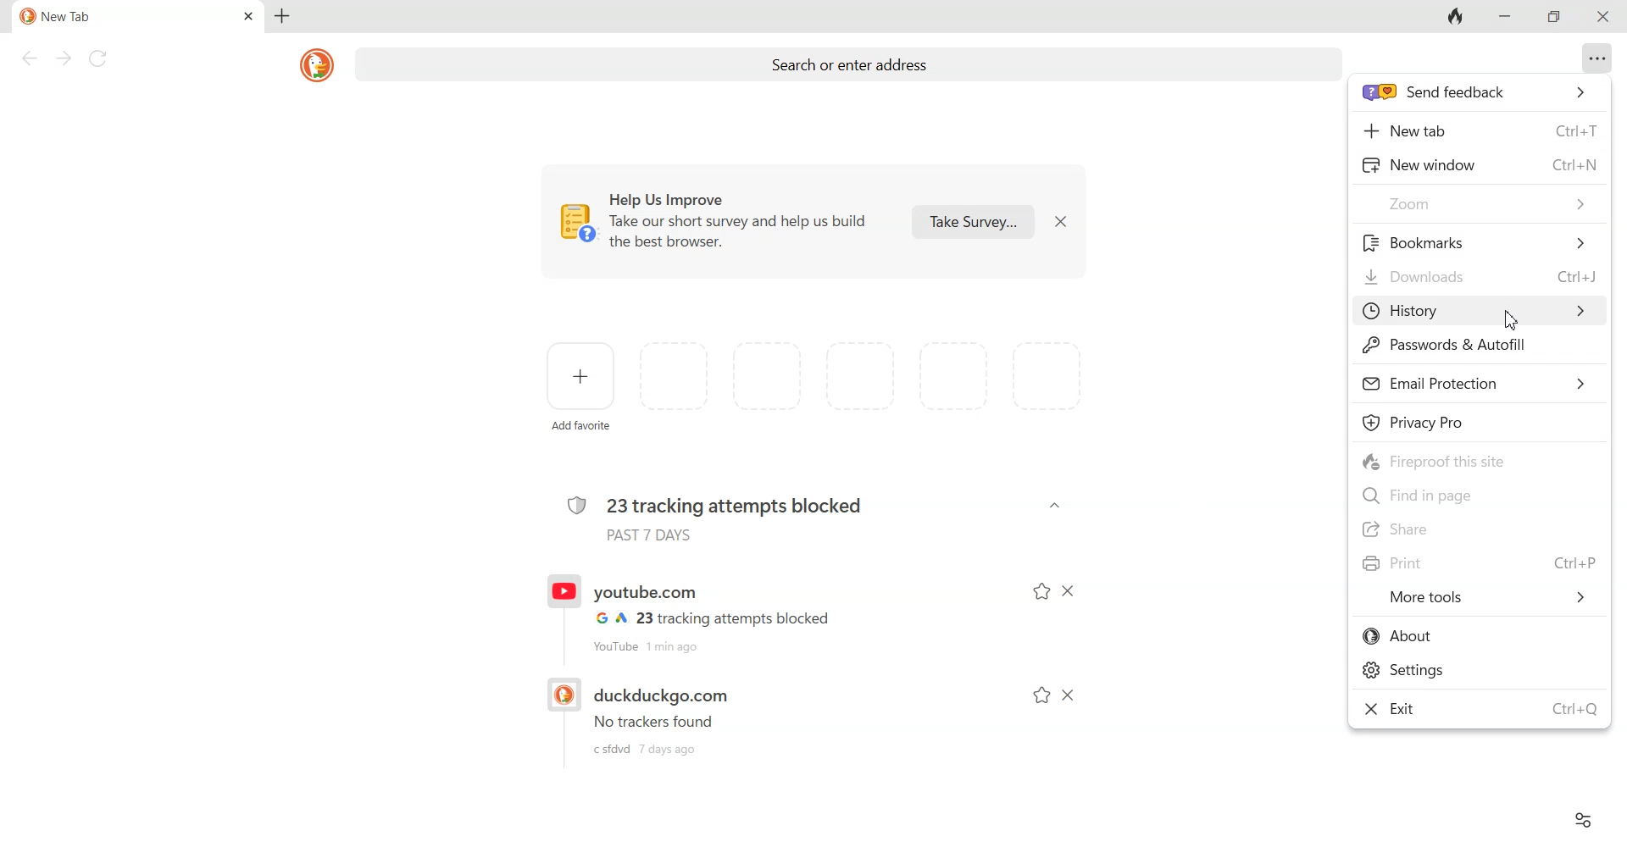 Image resolution: width=1627 pixels, height=864 pixels. I want to click on add favorite, so click(581, 429).